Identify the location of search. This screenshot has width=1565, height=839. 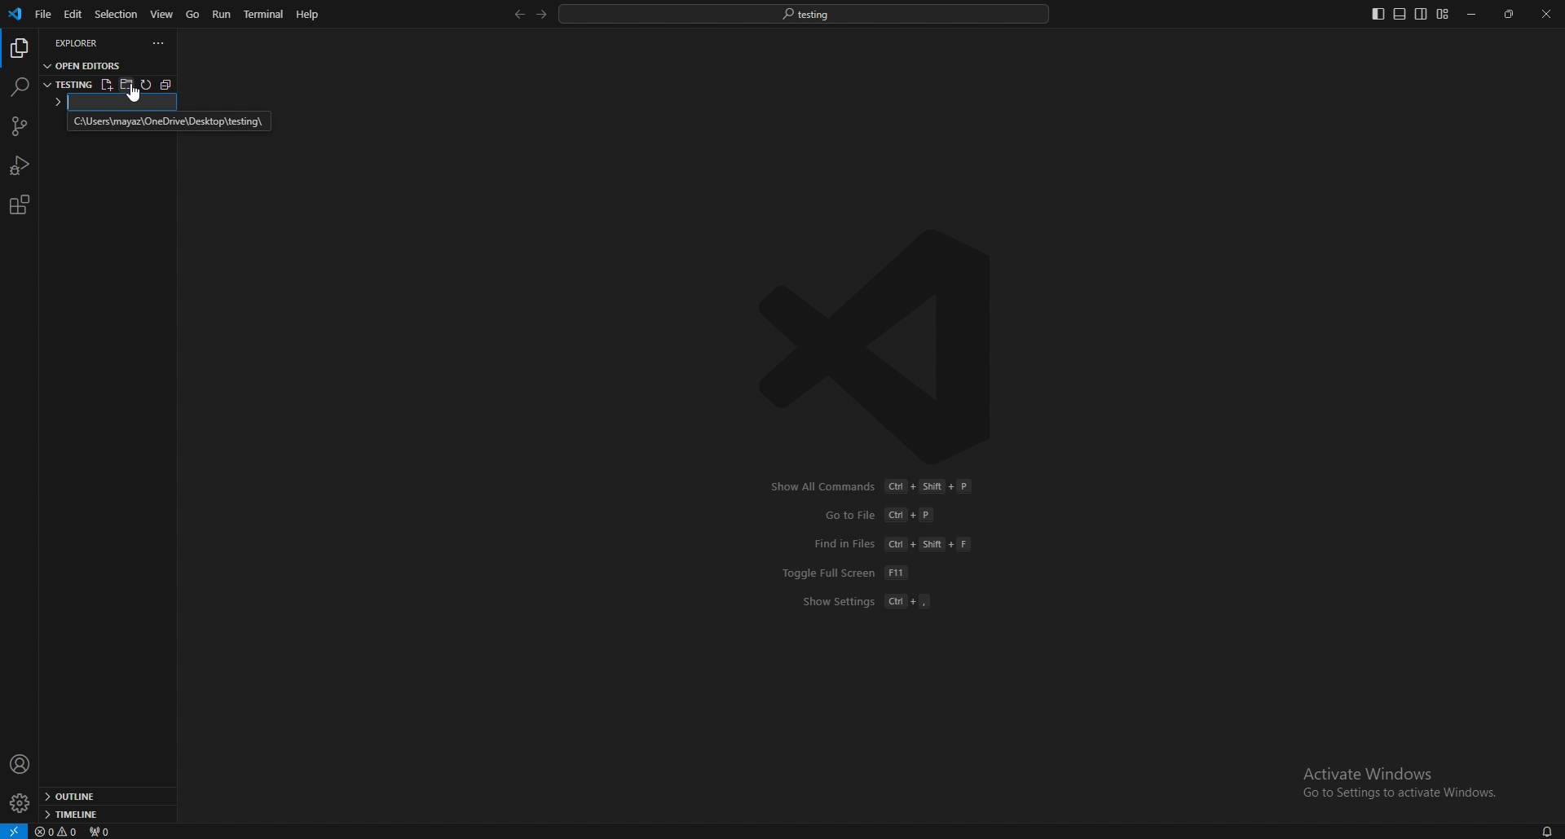
(19, 86).